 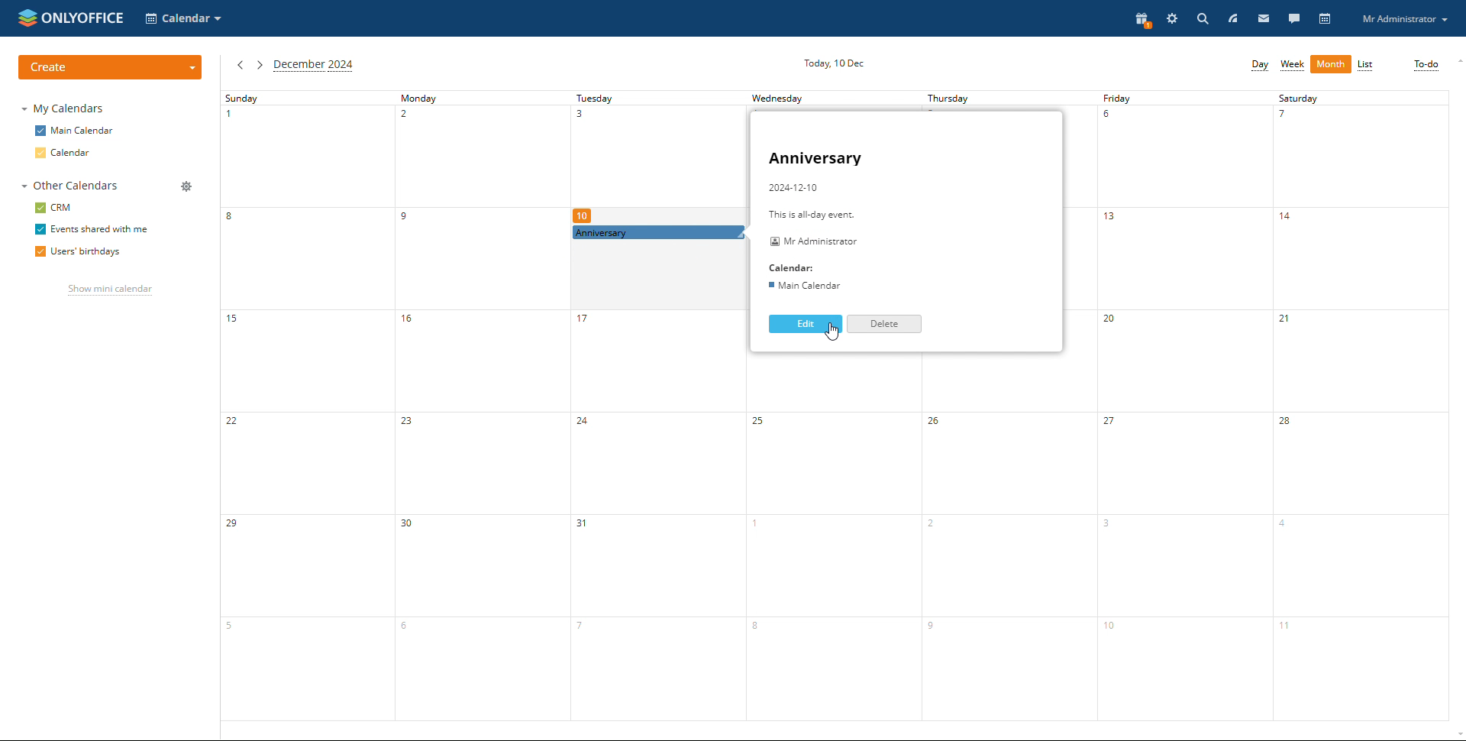 I want to click on select application, so click(x=185, y=18).